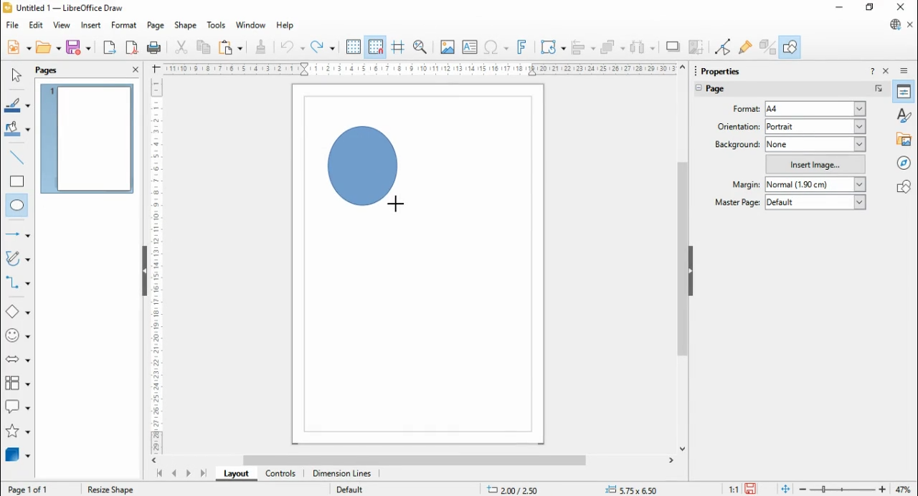  What do you see at coordinates (815, 144) in the screenshot?
I see `none` at bounding box center [815, 144].